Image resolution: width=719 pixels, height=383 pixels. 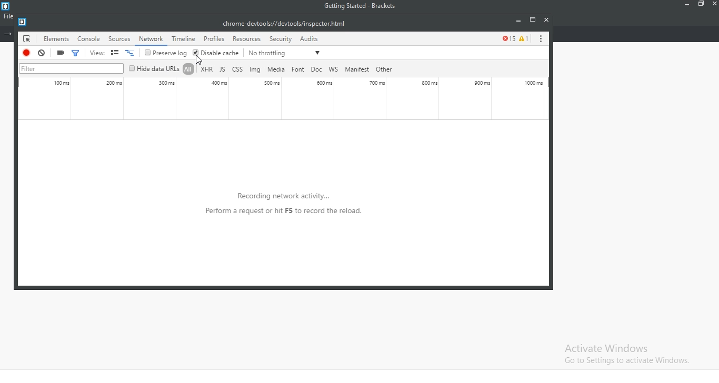 What do you see at coordinates (73, 68) in the screenshot?
I see `filter` at bounding box center [73, 68].